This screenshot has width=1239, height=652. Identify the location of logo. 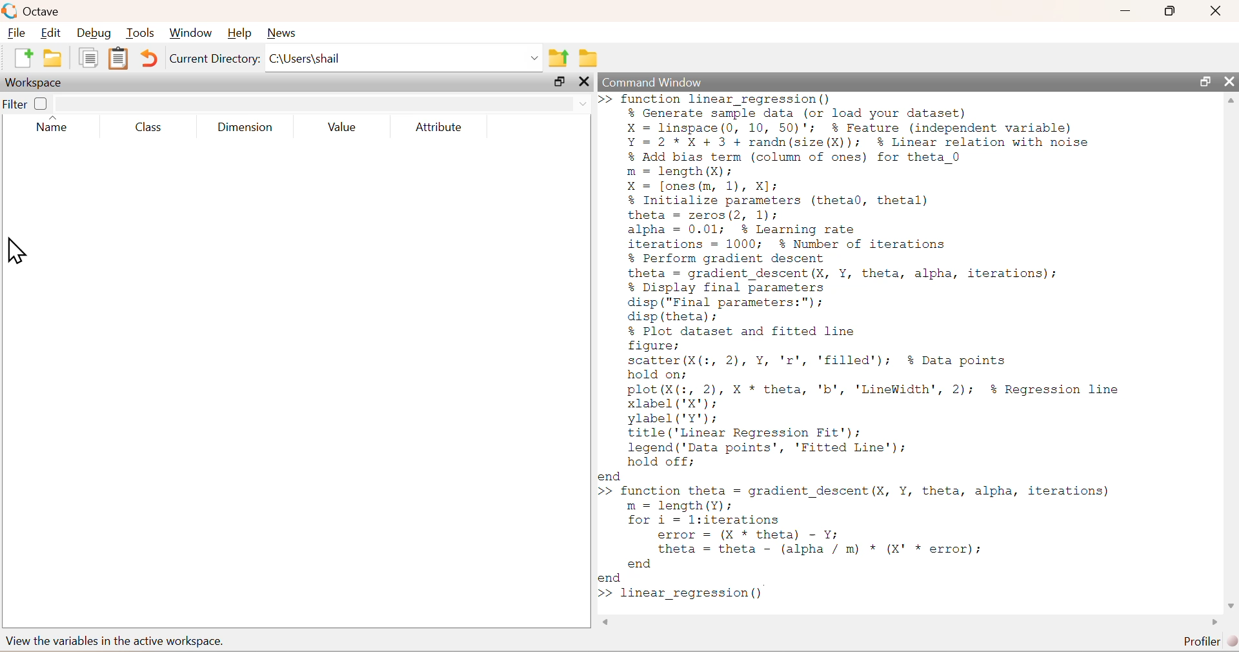
(9, 11).